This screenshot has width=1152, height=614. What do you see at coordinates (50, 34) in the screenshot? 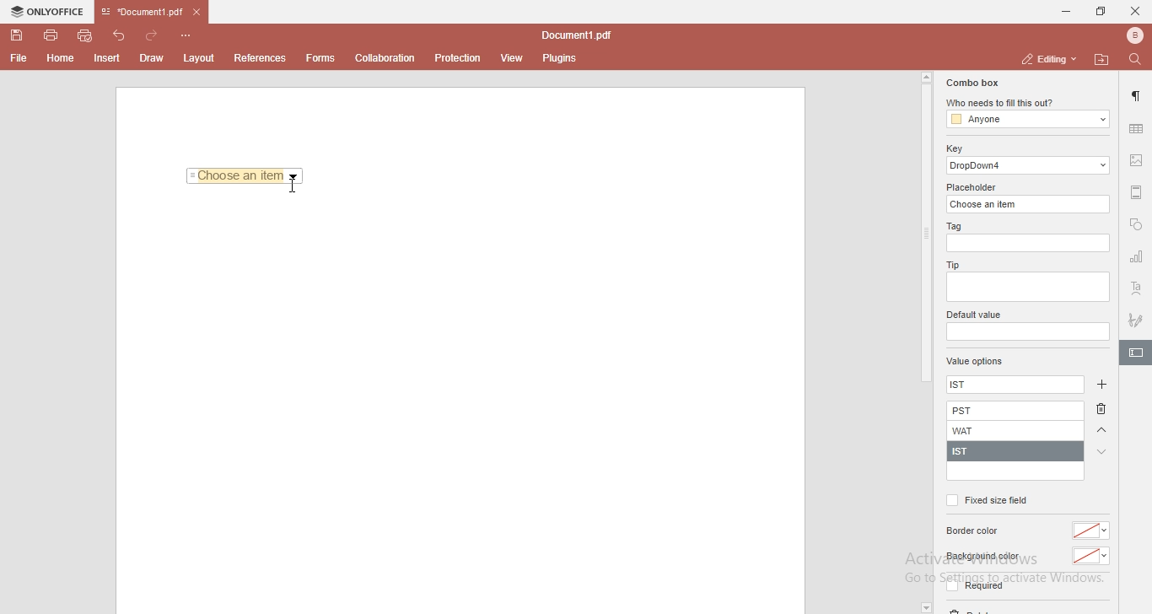
I see `print` at bounding box center [50, 34].